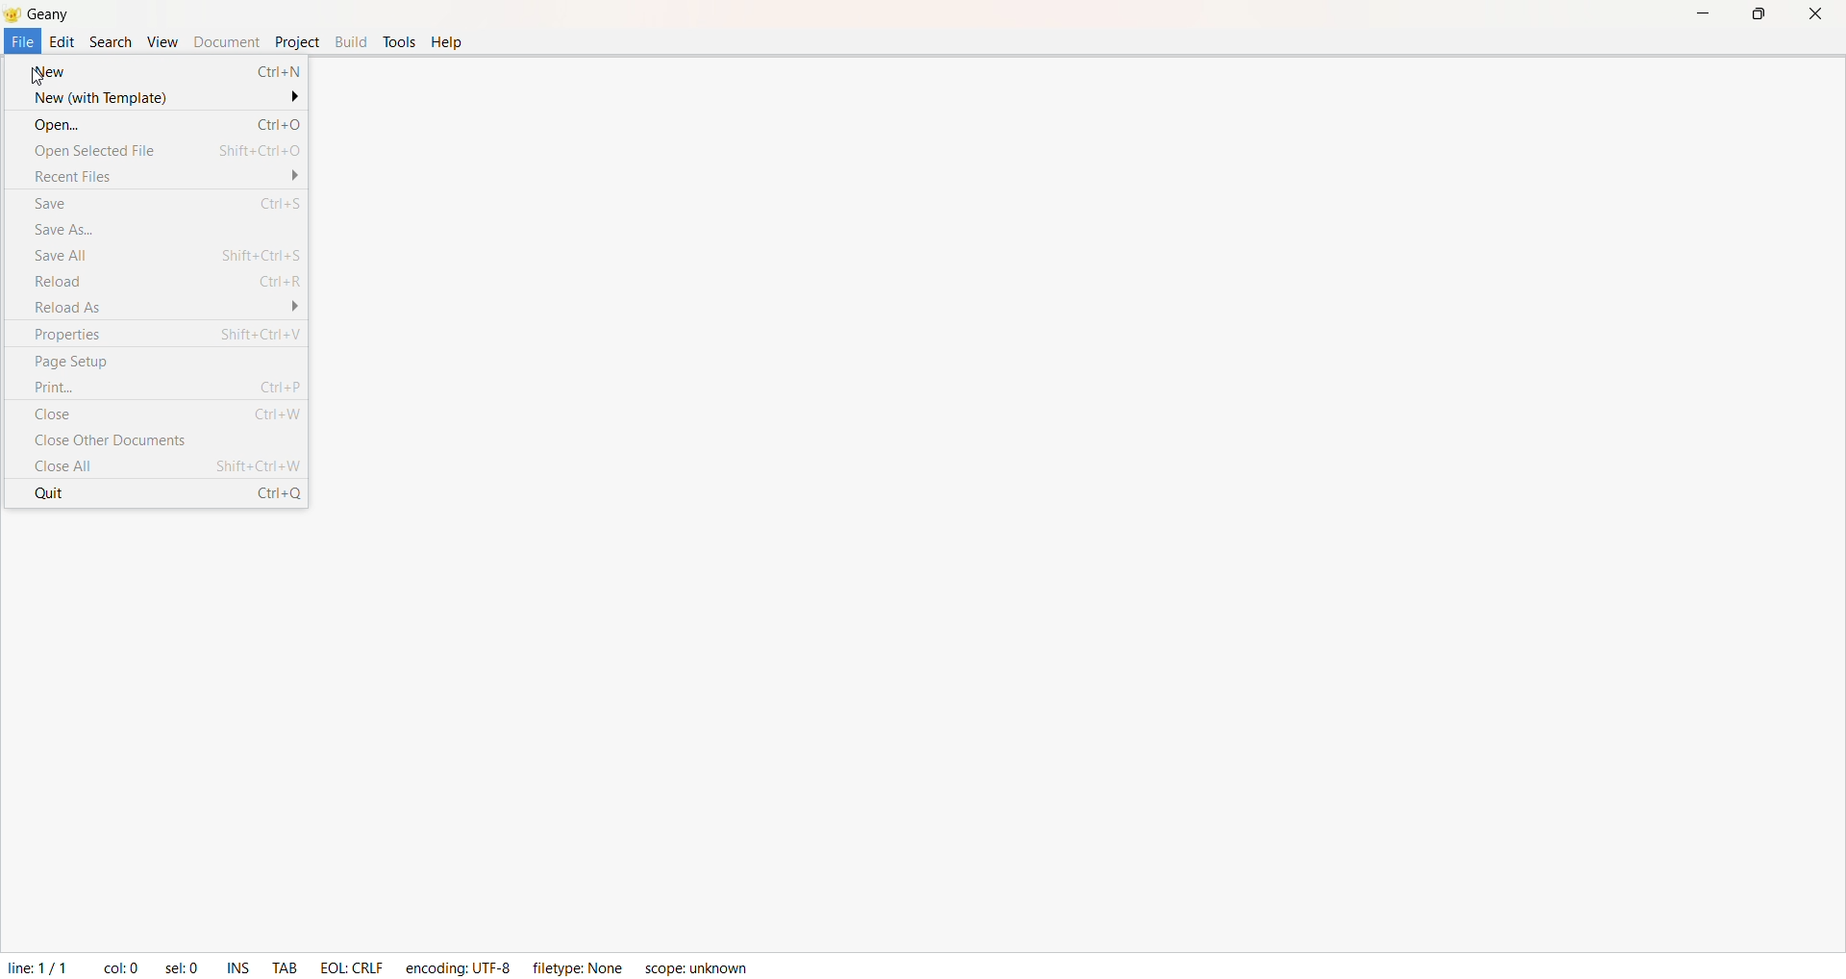 The width and height of the screenshot is (1846, 979). I want to click on coding space, so click(1096, 504).